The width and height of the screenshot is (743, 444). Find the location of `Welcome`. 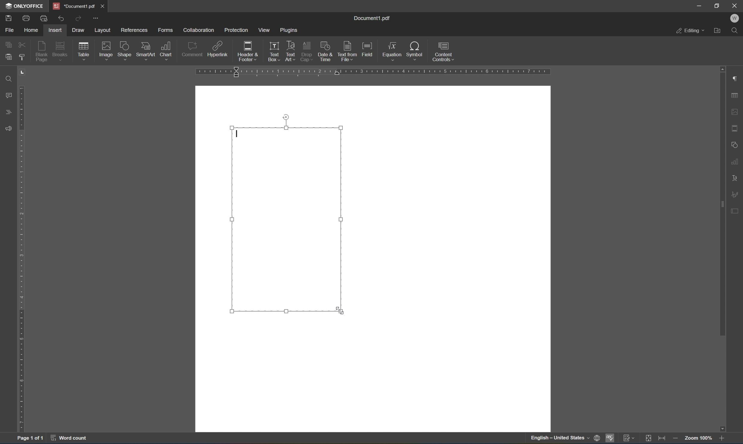

Welcome is located at coordinates (736, 19).